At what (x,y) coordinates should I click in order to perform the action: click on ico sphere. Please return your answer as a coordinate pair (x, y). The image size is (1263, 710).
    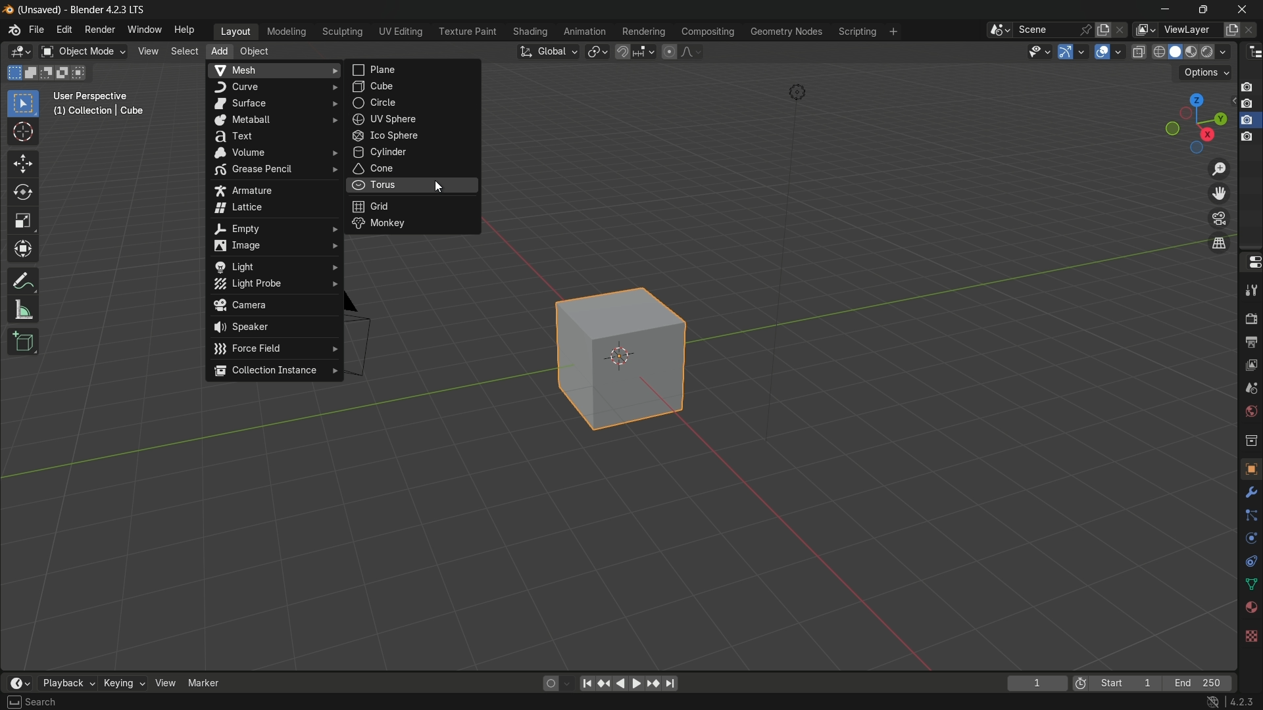
    Looking at the image, I should click on (413, 136).